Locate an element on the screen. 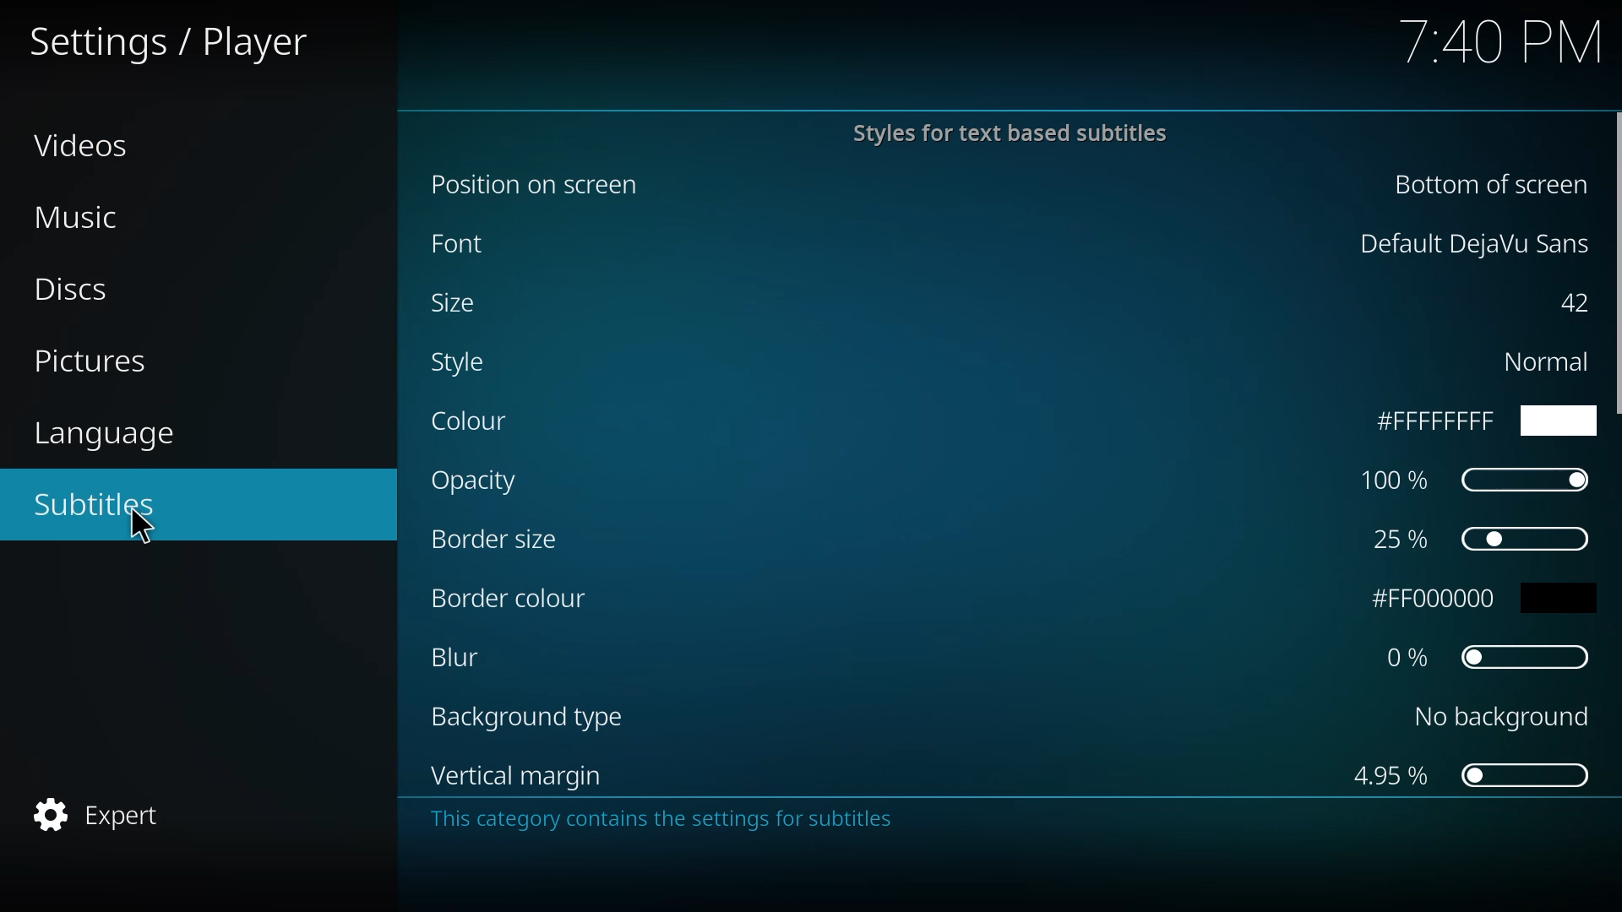  styles is located at coordinates (1014, 133).